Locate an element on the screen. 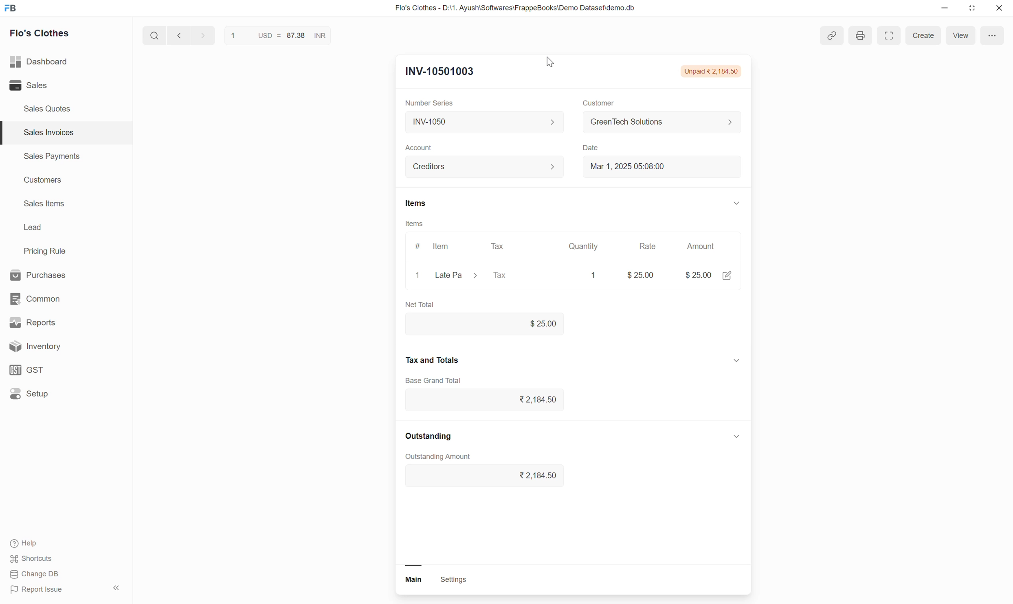  Number Series is located at coordinates (430, 104).